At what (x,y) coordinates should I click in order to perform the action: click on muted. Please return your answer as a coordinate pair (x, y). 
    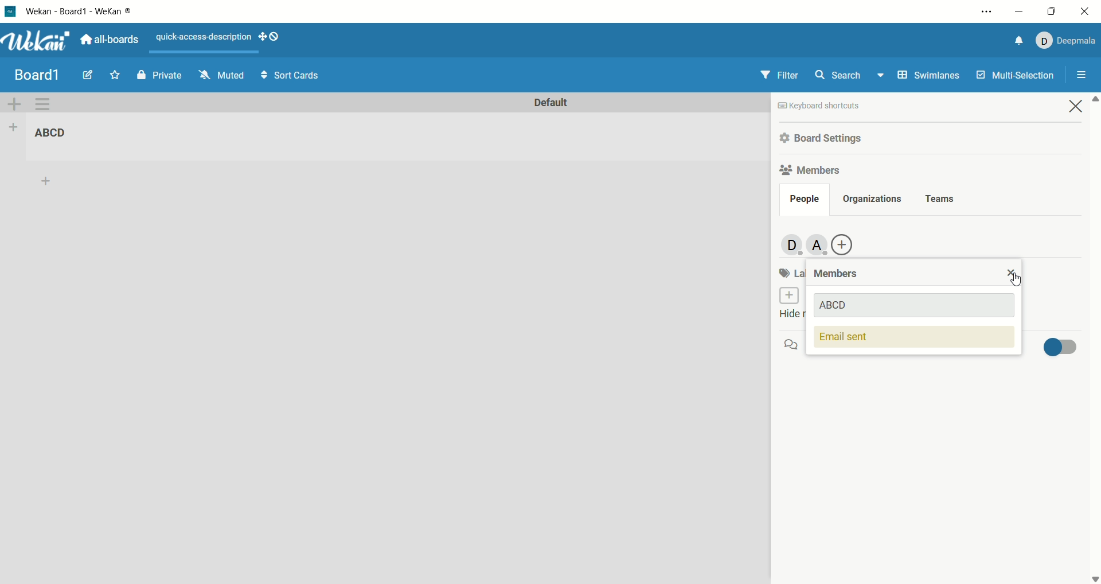
    Looking at the image, I should click on (222, 75).